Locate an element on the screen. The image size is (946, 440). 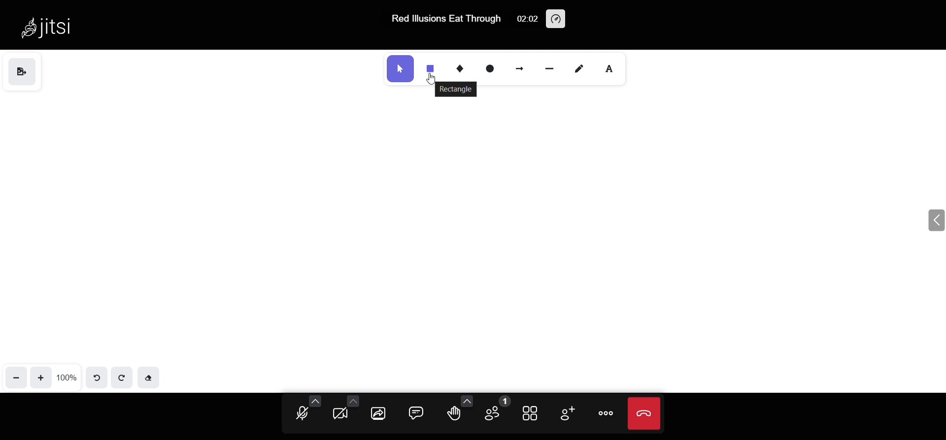
text is located at coordinates (612, 66).